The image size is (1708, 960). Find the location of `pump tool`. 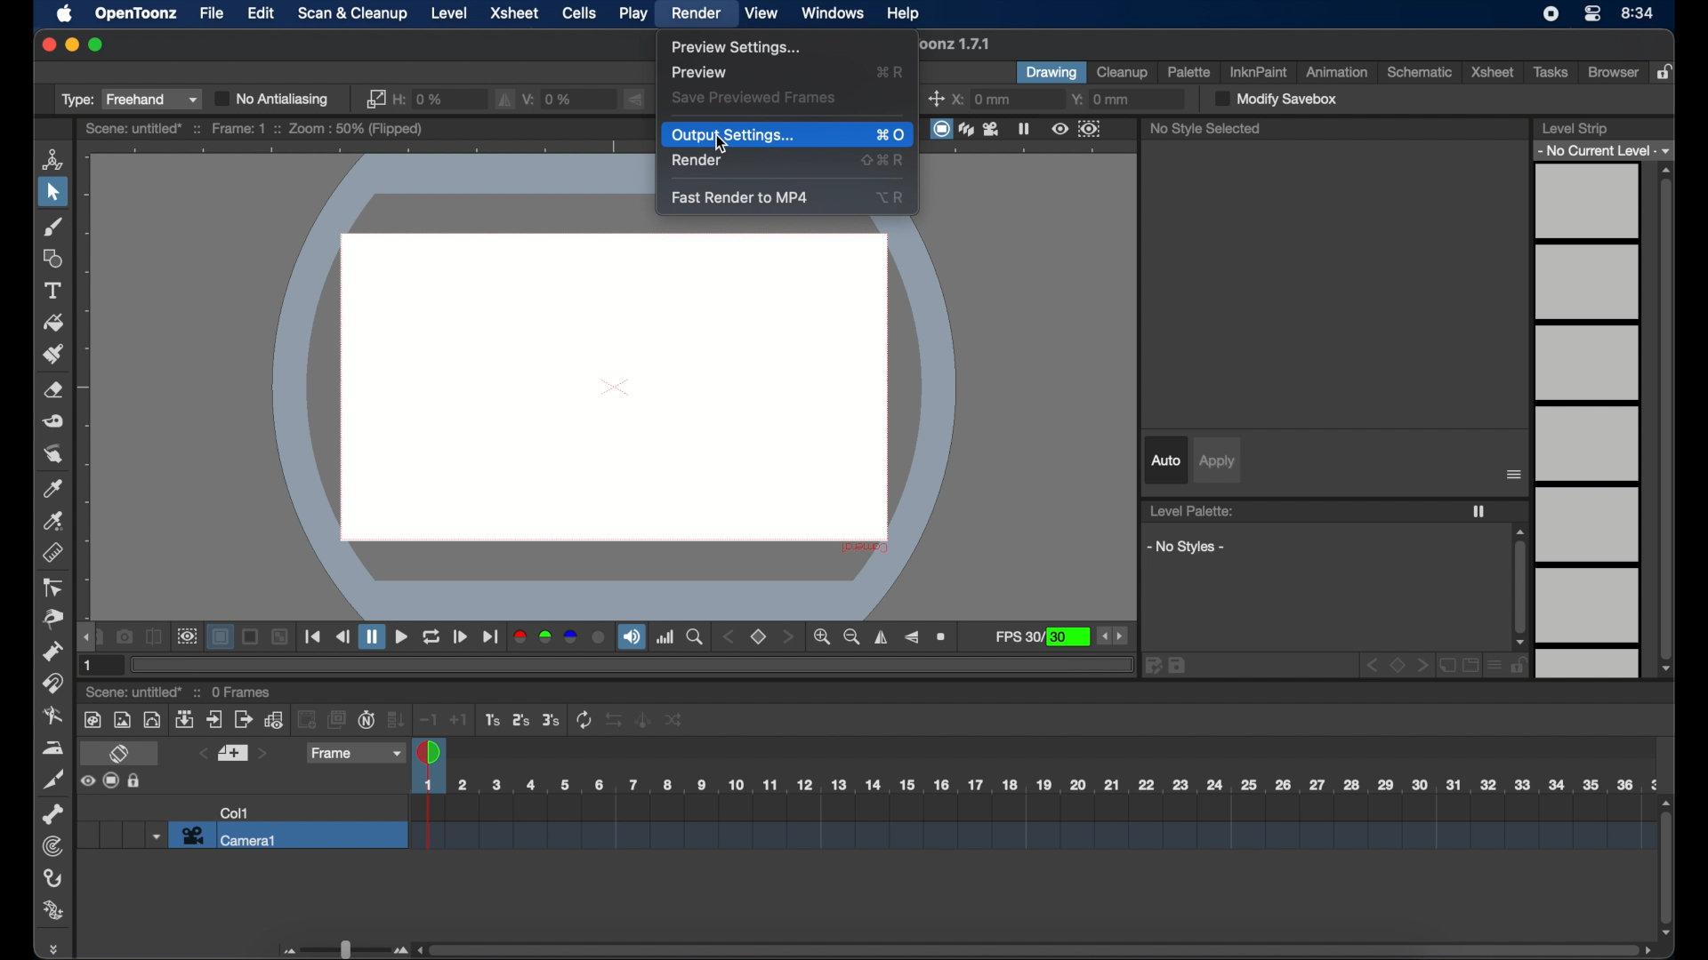

pump tool is located at coordinates (50, 651).